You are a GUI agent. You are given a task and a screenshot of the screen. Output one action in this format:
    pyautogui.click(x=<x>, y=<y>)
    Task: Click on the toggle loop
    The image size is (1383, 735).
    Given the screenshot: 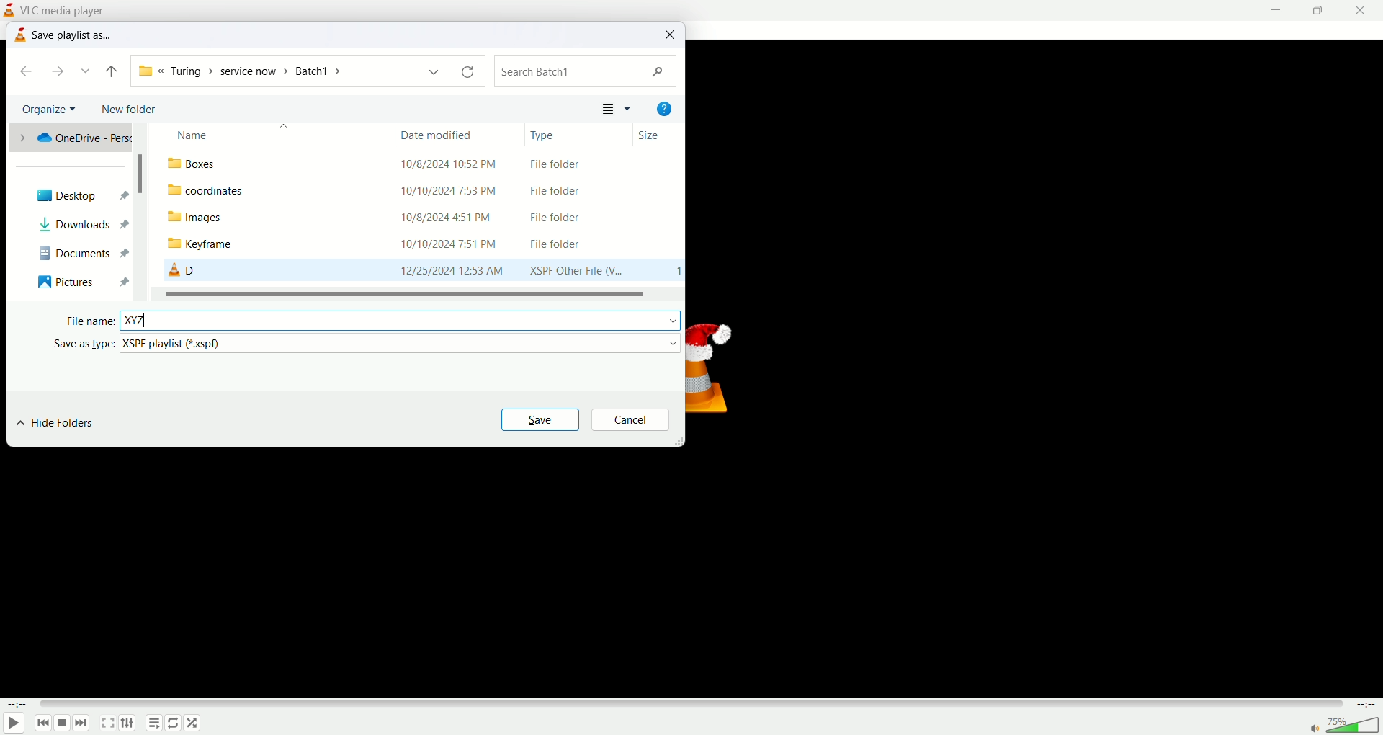 What is the action you would take?
    pyautogui.click(x=172, y=723)
    